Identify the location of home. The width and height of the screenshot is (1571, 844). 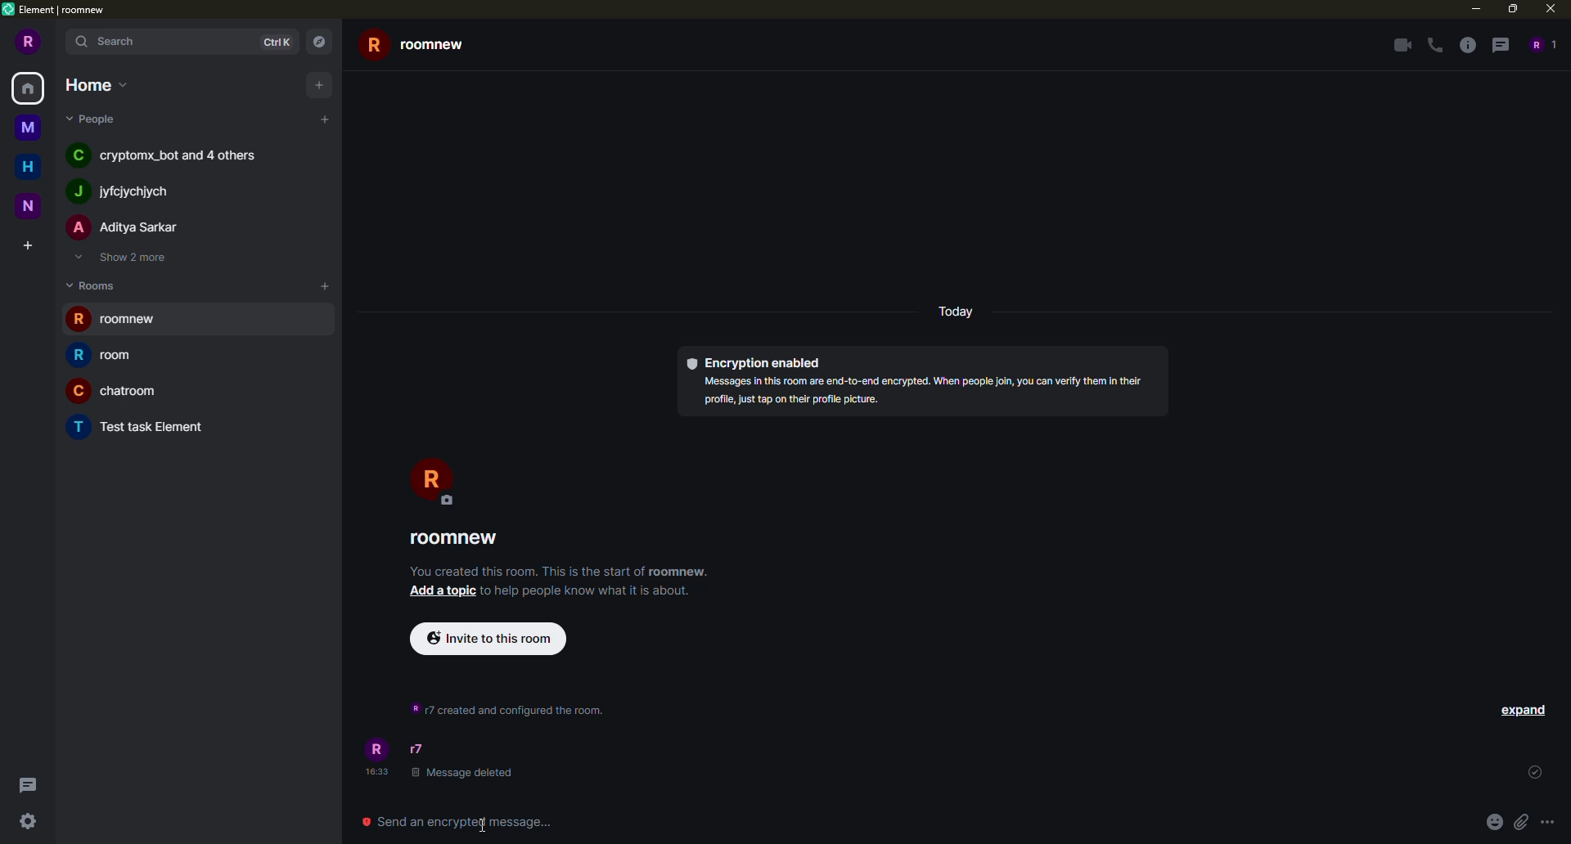
(104, 84).